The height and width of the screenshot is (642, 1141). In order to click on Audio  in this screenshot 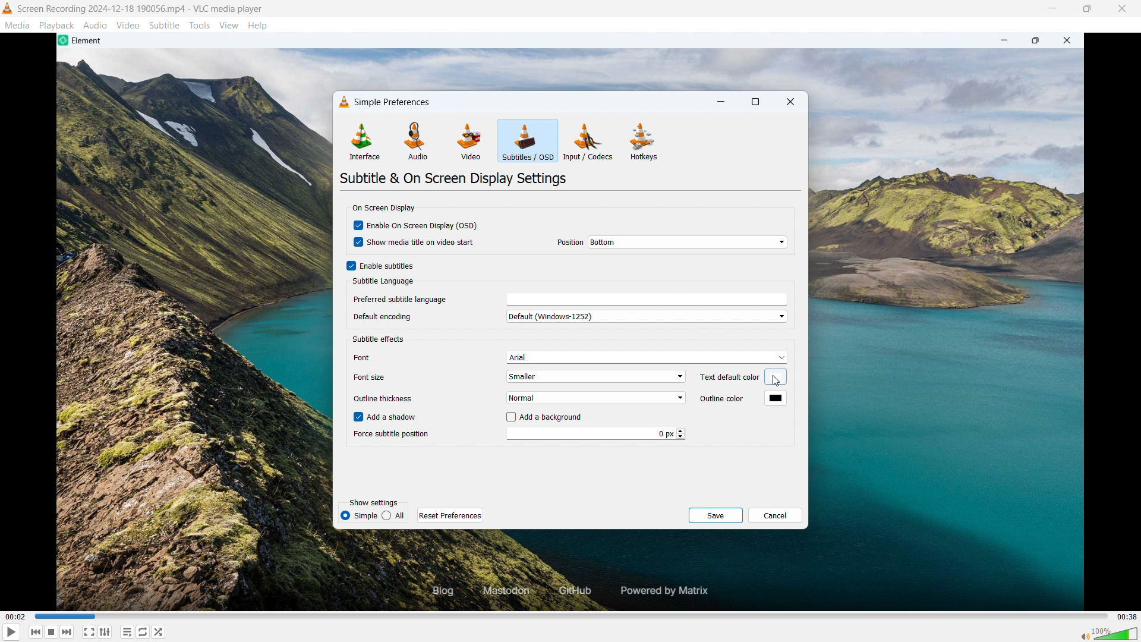, I will do `click(418, 141)`.